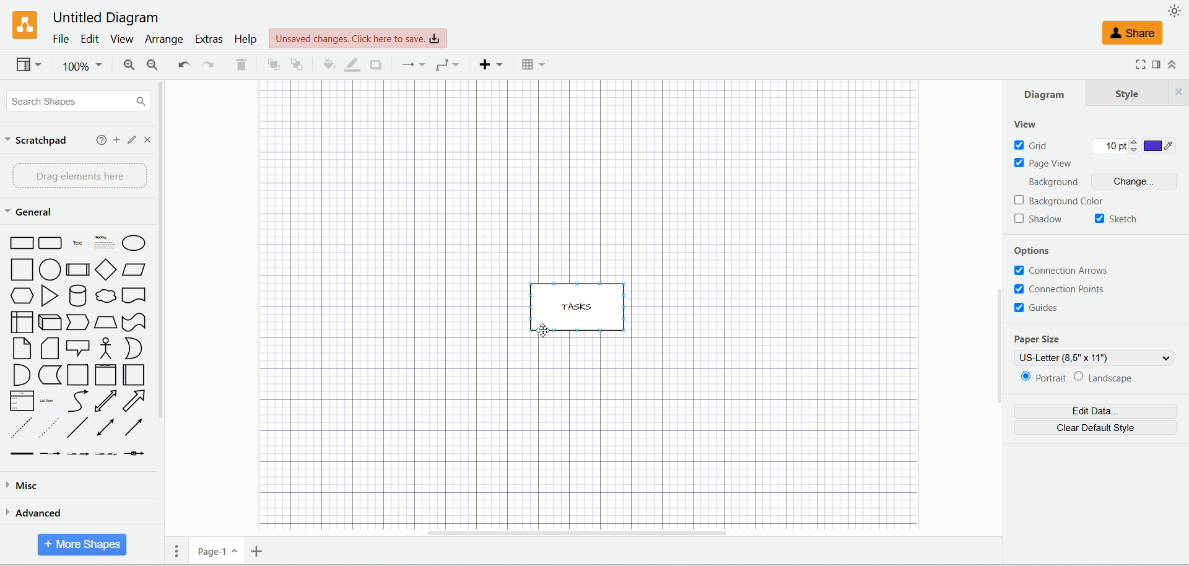 Image resolution: width=1189 pixels, height=566 pixels. Describe the element at coordinates (77, 295) in the screenshot. I see `Cylinder` at that location.